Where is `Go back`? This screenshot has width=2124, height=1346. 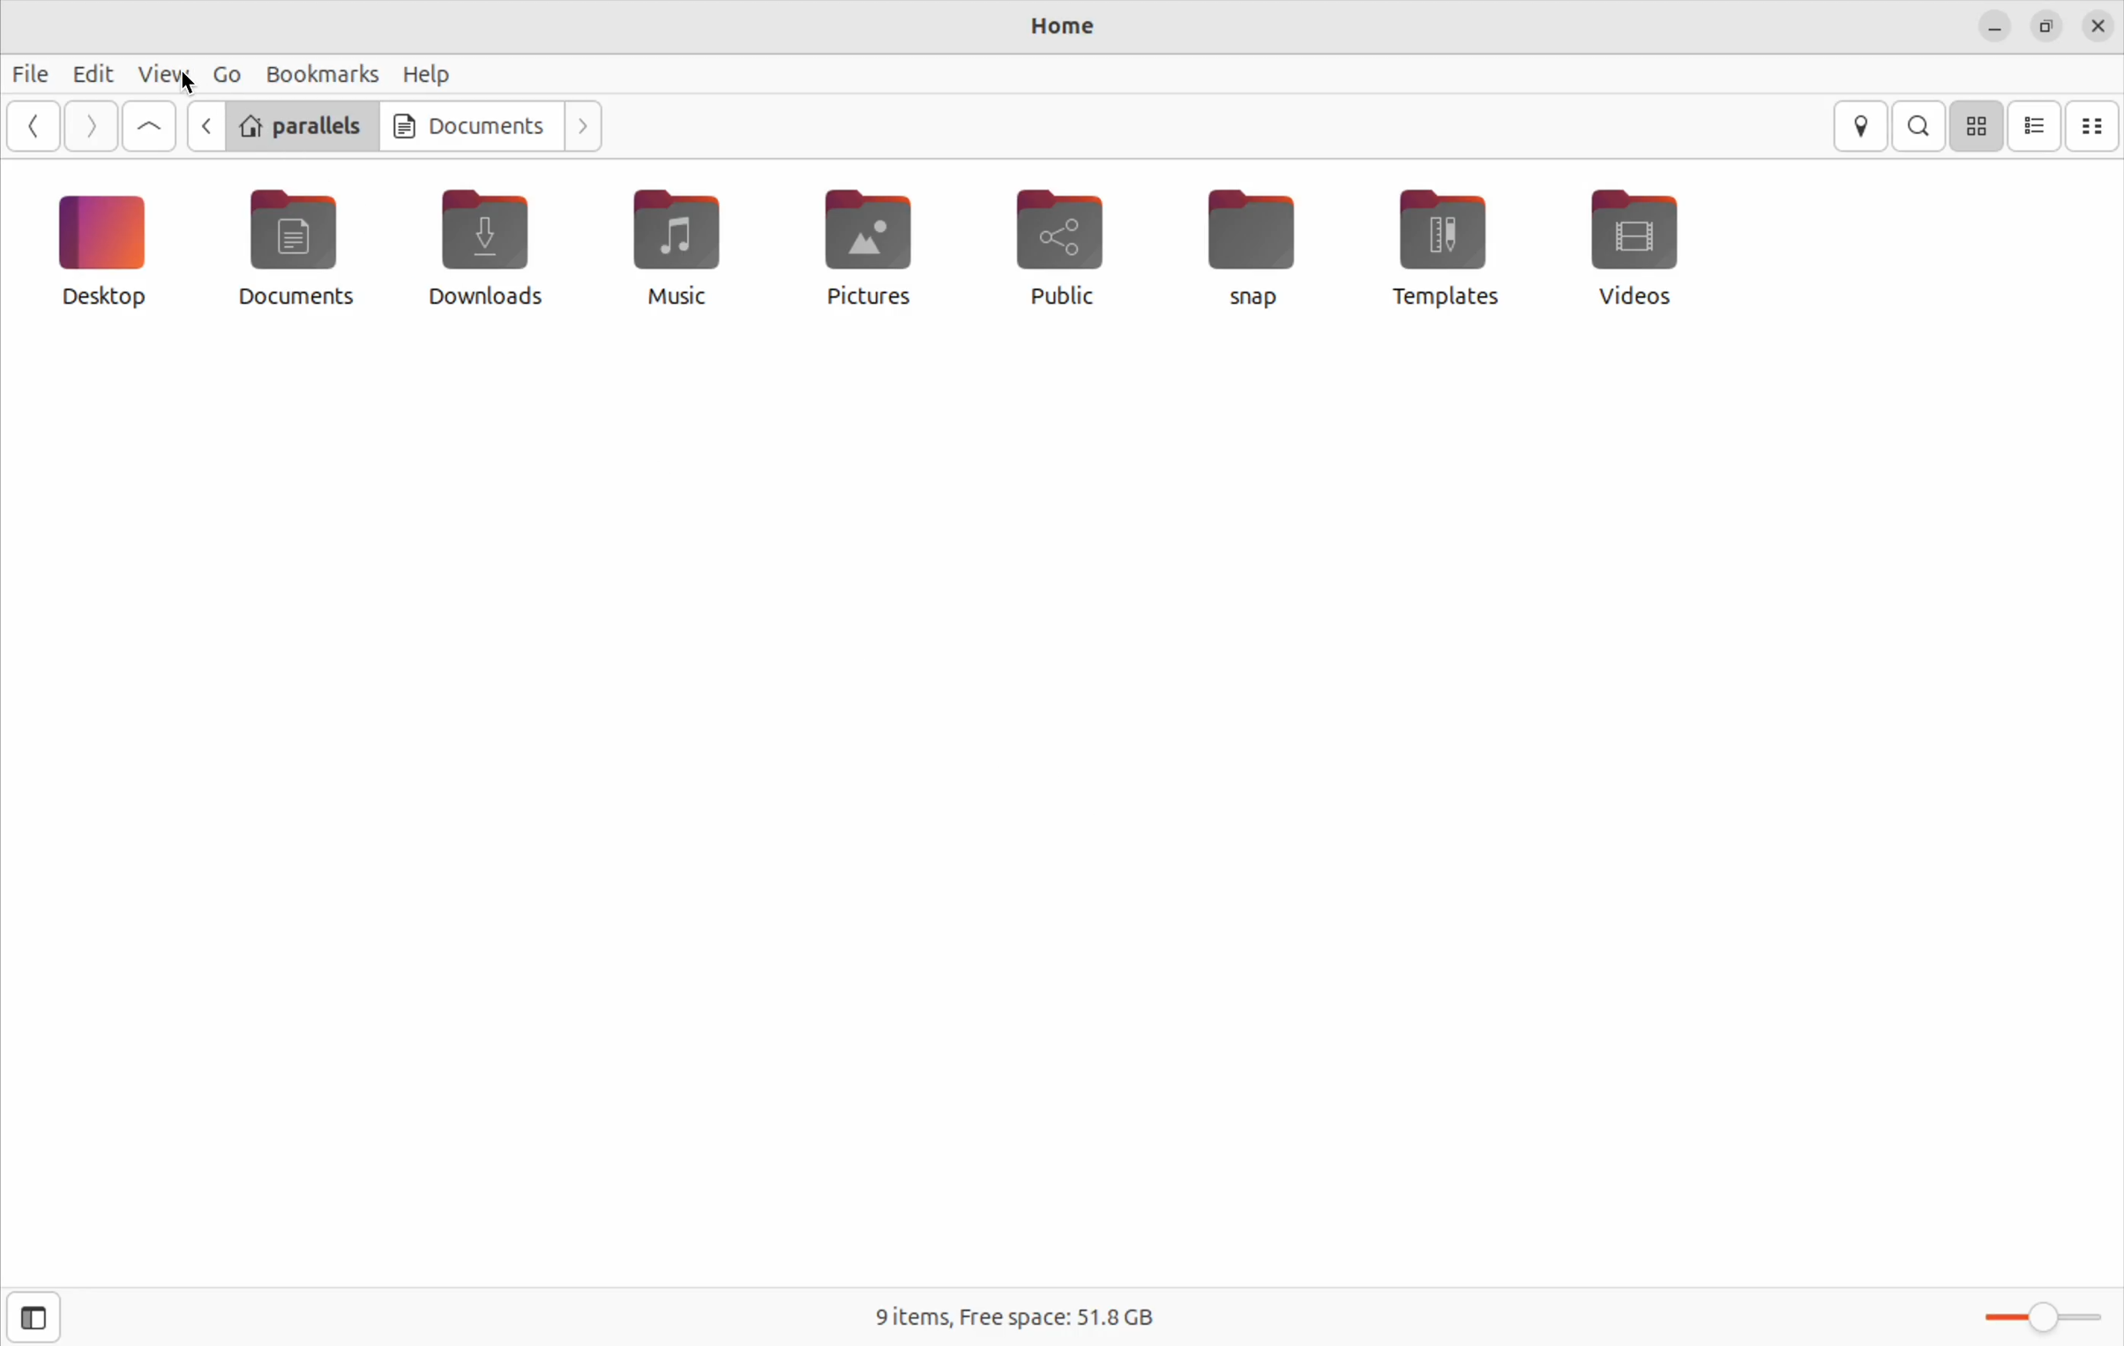
Go back is located at coordinates (35, 125).